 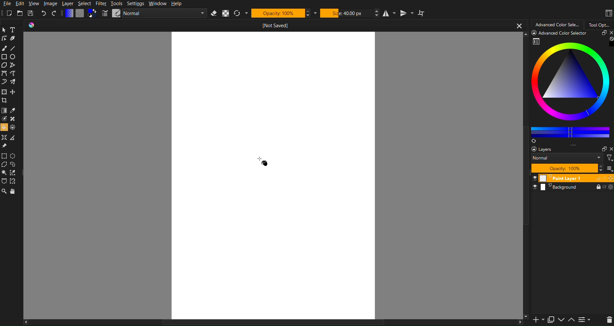 What do you see at coordinates (525, 199) in the screenshot?
I see `` at bounding box center [525, 199].